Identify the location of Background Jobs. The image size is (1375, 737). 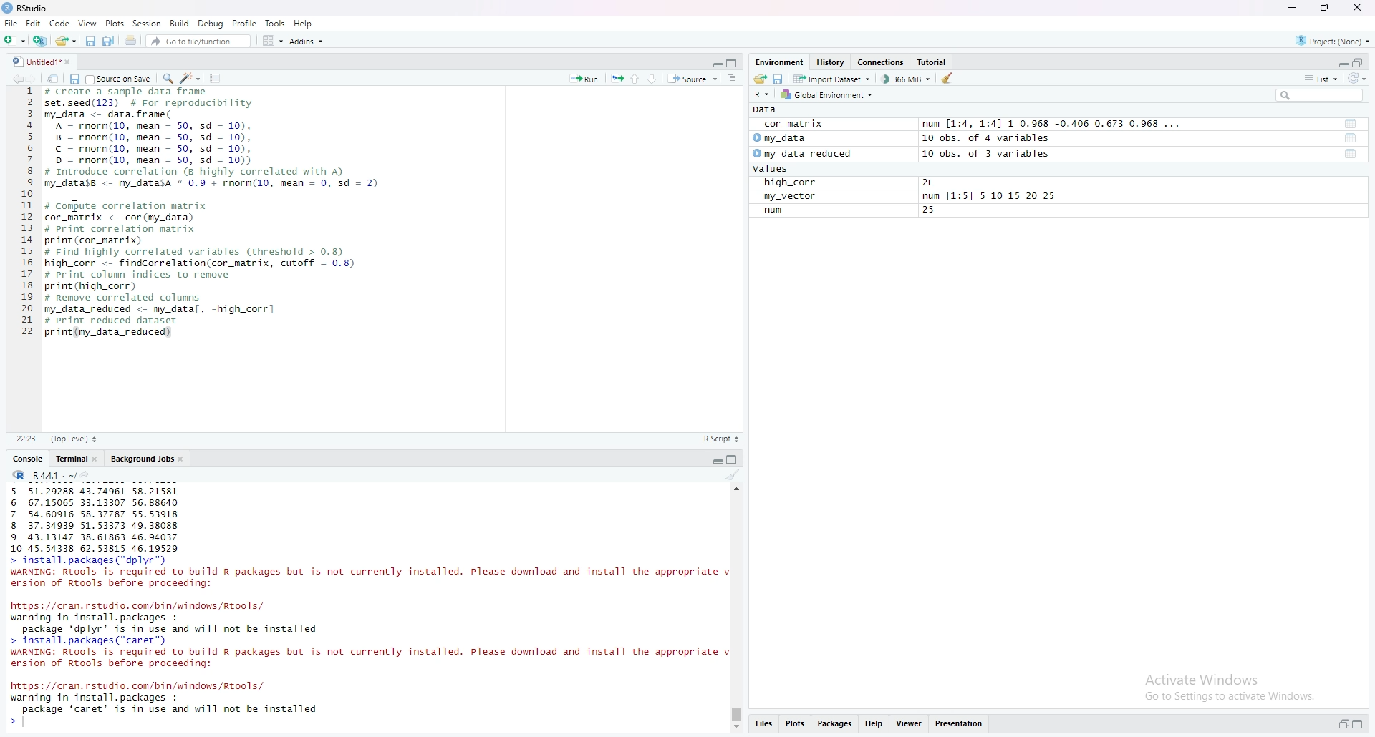
(143, 459).